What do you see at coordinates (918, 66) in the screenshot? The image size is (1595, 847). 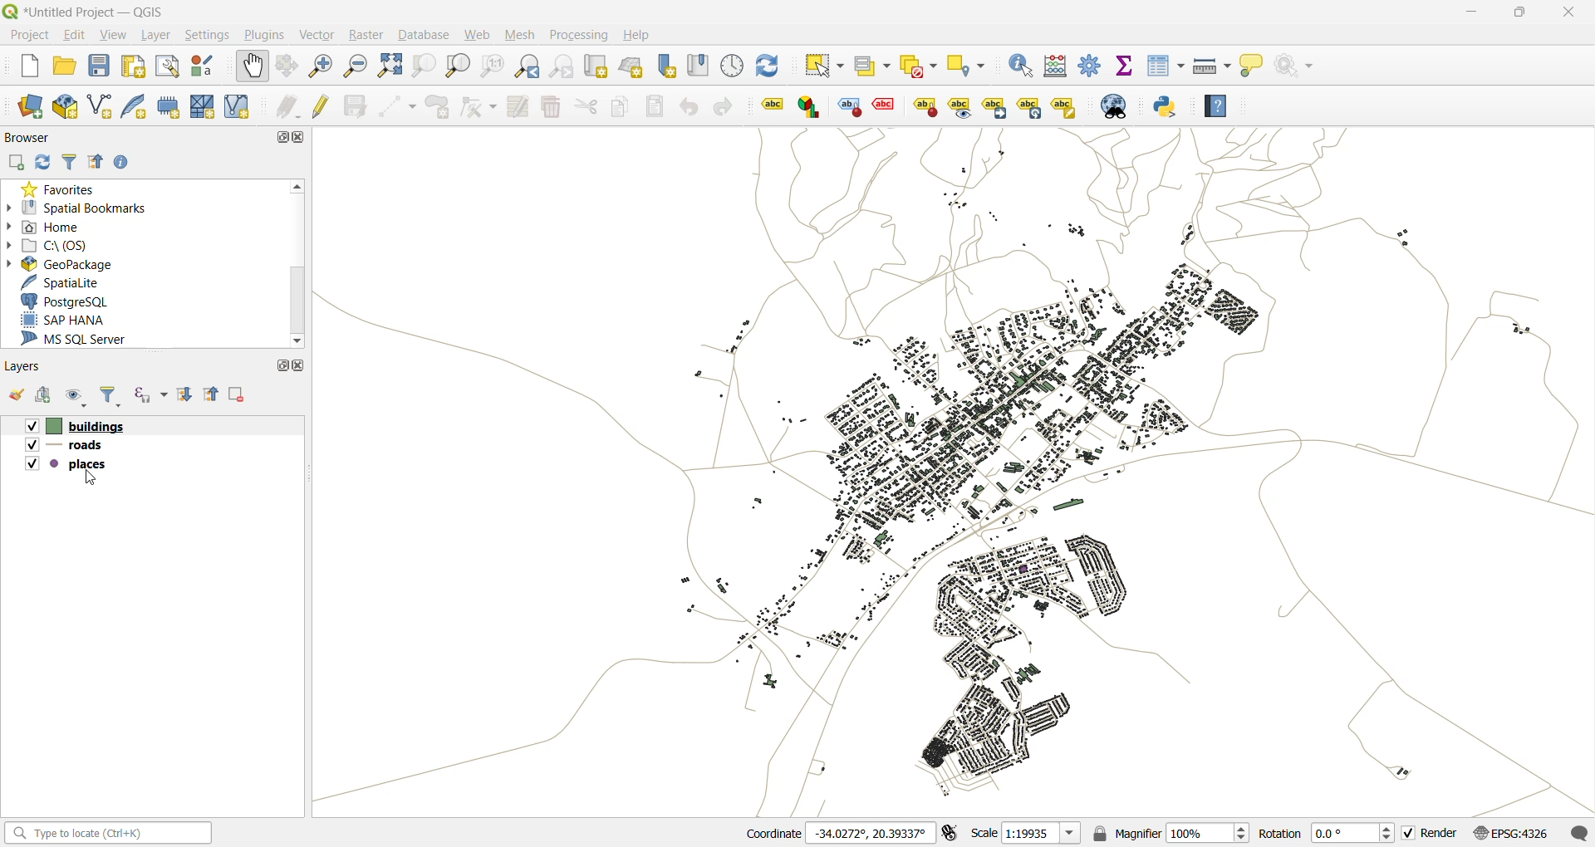 I see `deselect value` at bounding box center [918, 66].